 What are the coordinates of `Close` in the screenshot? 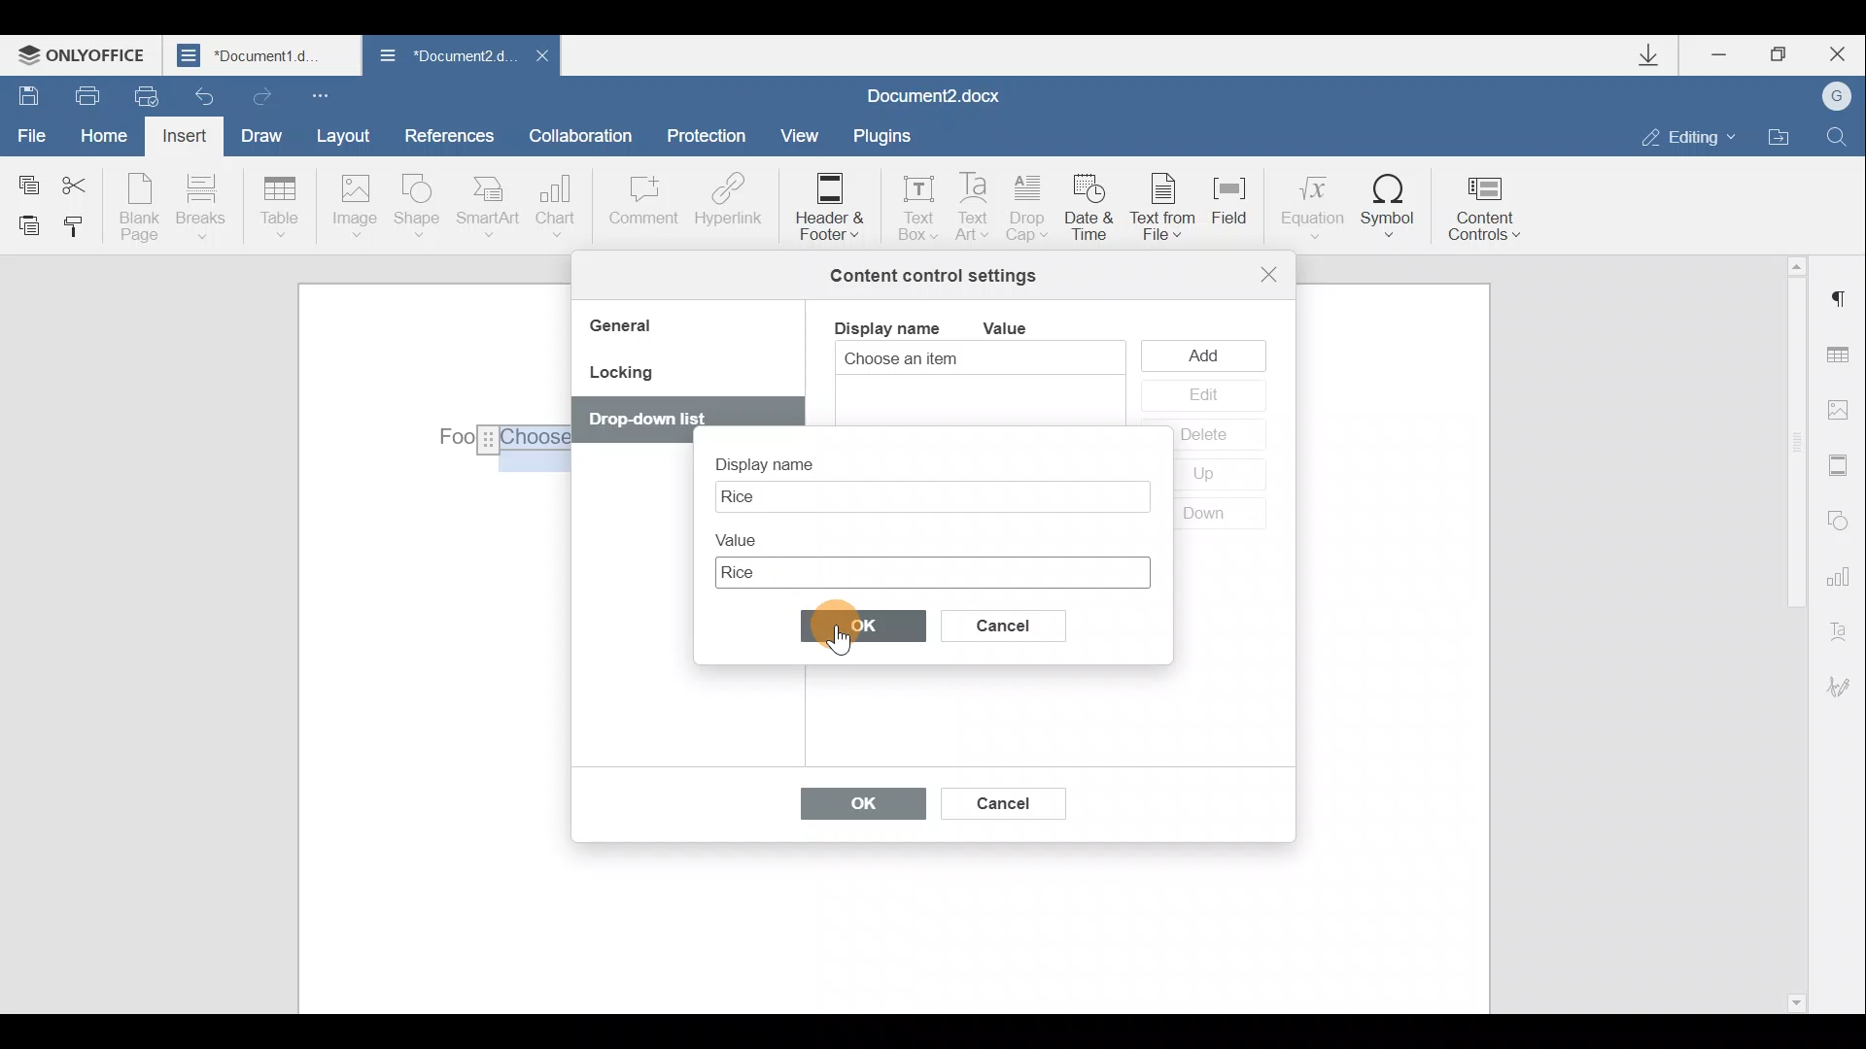 It's located at (1835, 54).